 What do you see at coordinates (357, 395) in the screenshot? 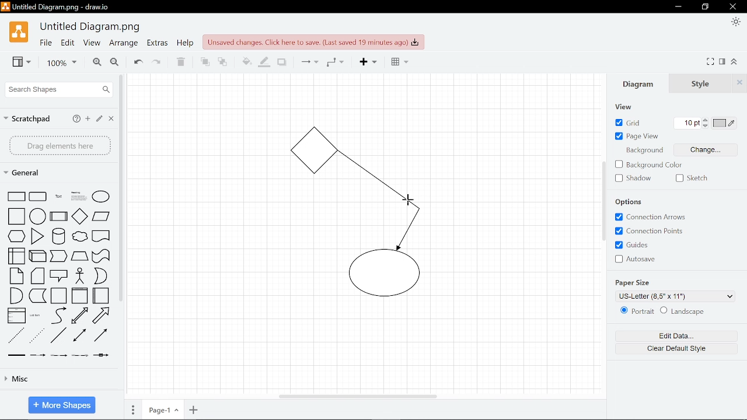
I see `horizontal scrolling bar` at bounding box center [357, 395].